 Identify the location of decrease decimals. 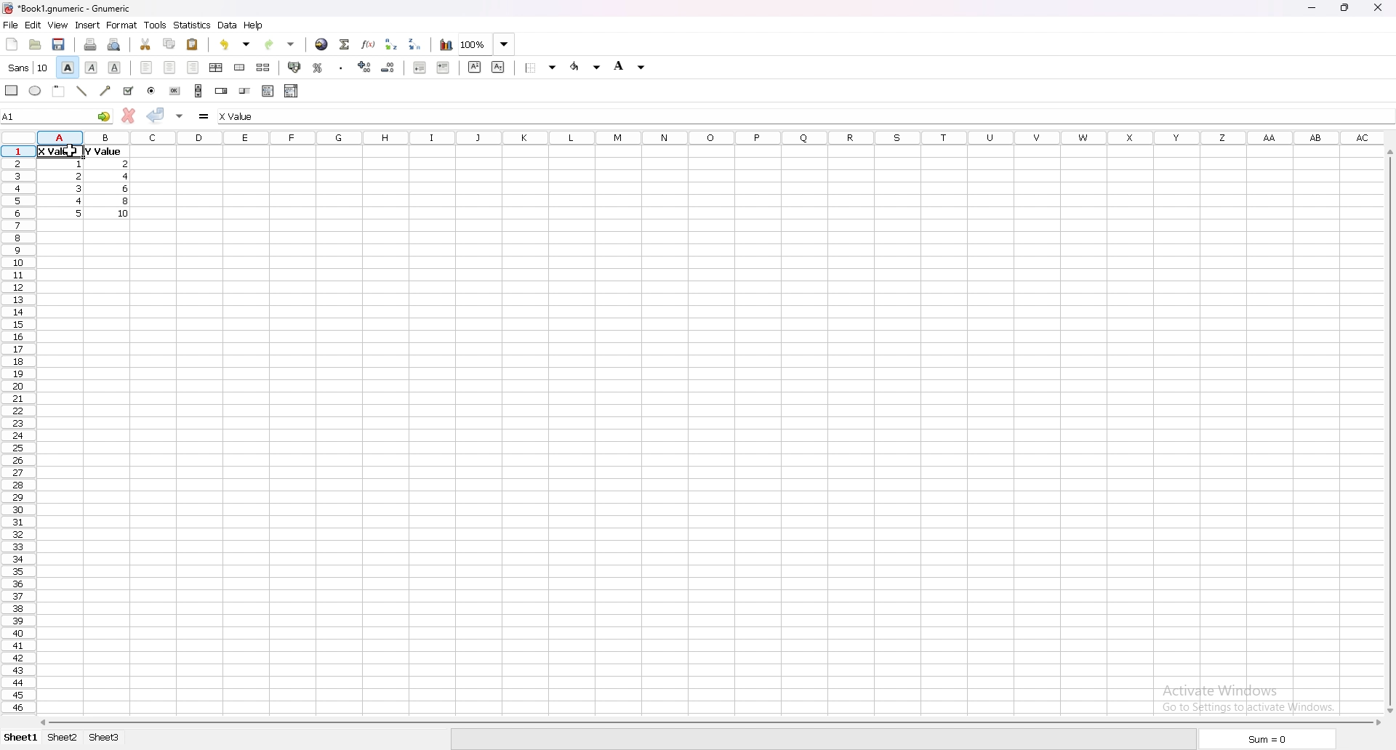
(388, 68).